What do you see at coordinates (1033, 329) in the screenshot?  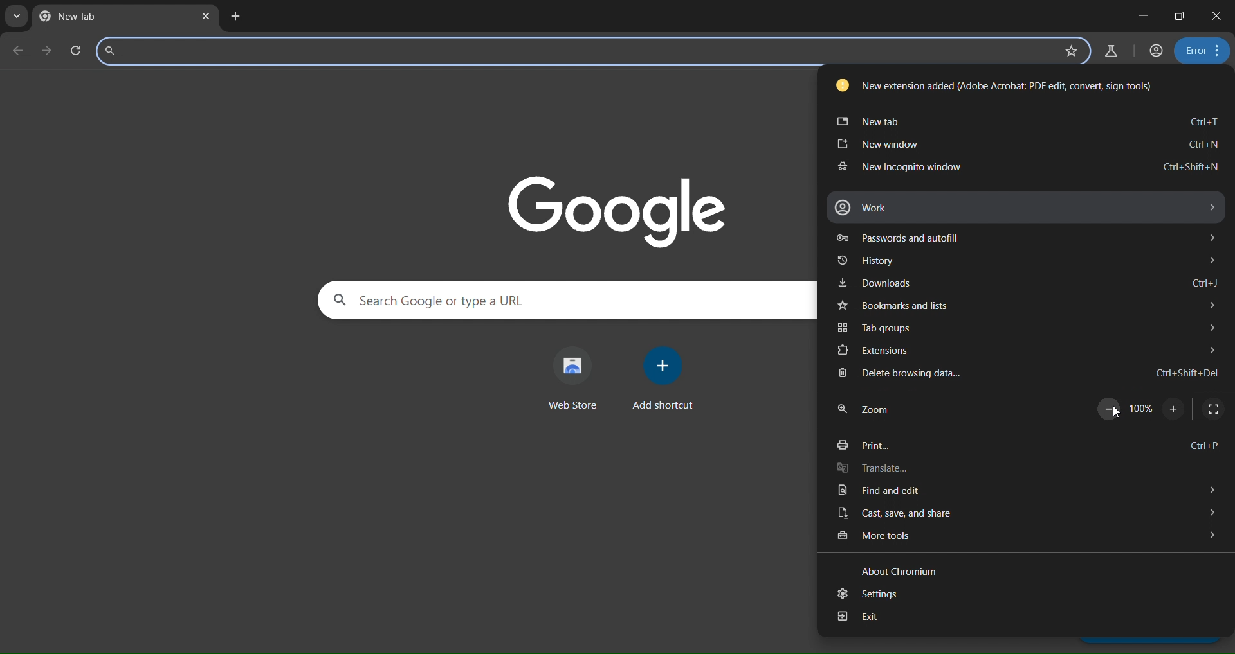 I see `tab groups` at bounding box center [1033, 329].